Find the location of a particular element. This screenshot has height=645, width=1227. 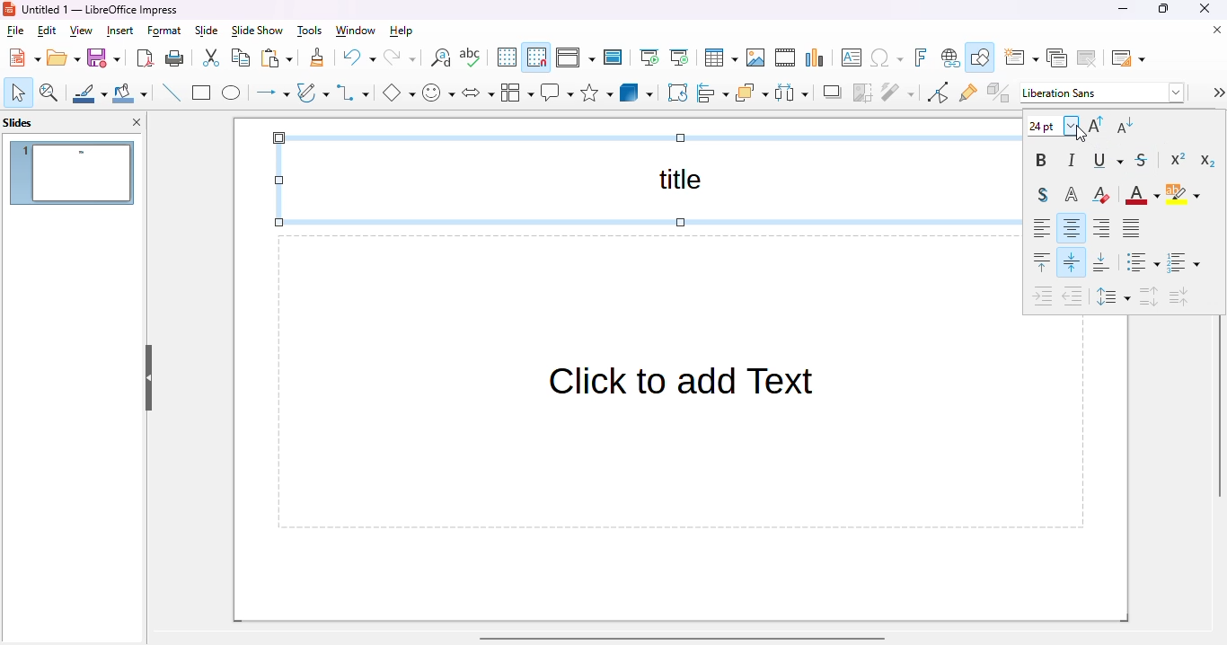

export directly as PDF is located at coordinates (146, 58).